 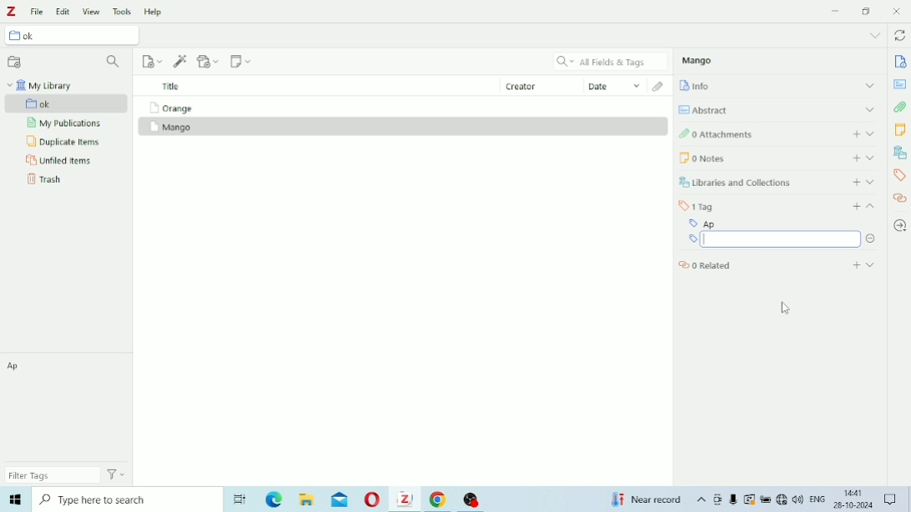 I want to click on Charging, plugged in, so click(x=766, y=499).